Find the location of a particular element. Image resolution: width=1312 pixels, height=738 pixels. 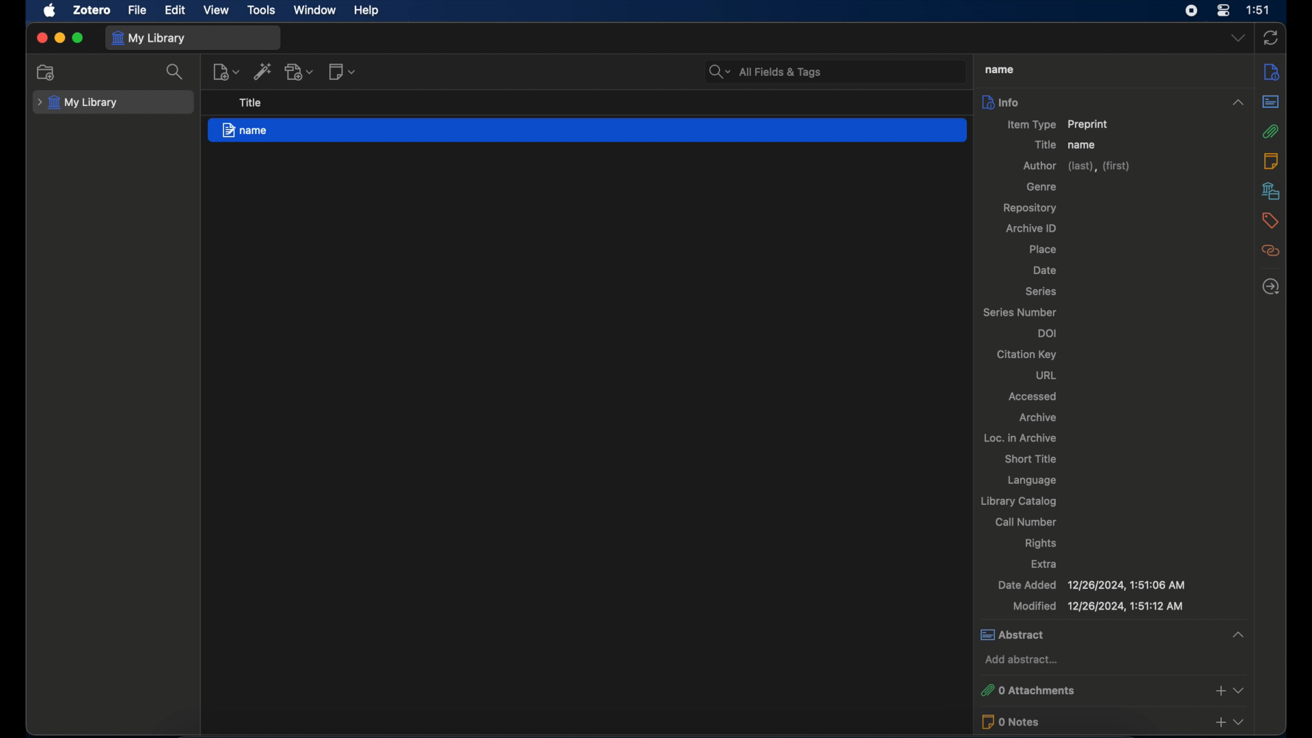

language is located at coordinates (1033, 480).